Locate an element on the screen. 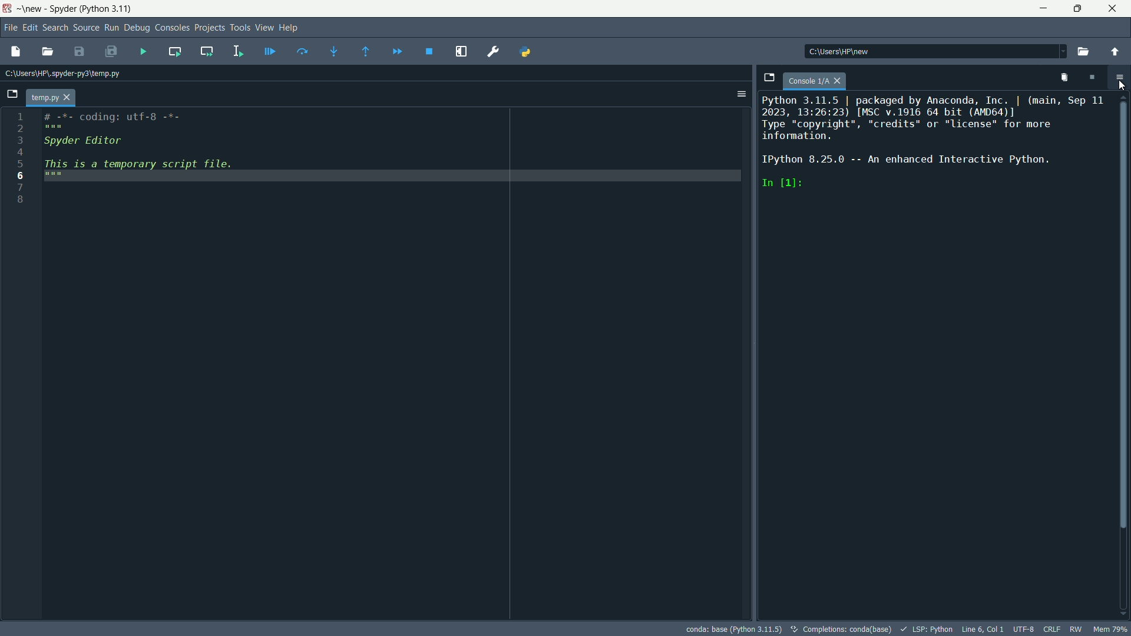 The height and width of the screenshot is (636, 1131). step into funtion or method is located at coordinates (334, 51).